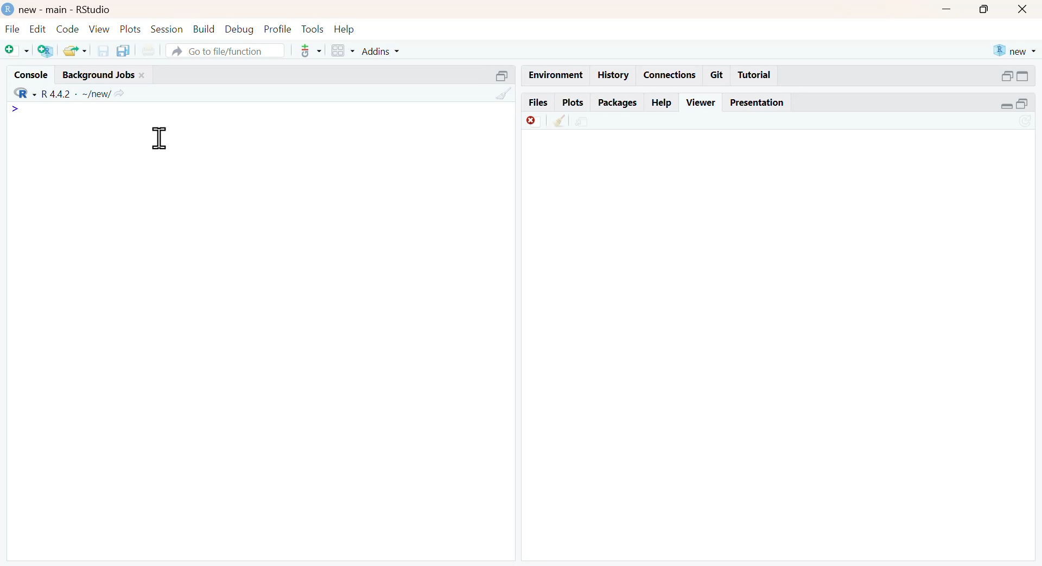 This screenshot has height=566, width=1042. What do you see at coordinates (76, 94) in the screenshot?
I see `R 4.4.2 ~/new/` at bounding box center [76, 94].